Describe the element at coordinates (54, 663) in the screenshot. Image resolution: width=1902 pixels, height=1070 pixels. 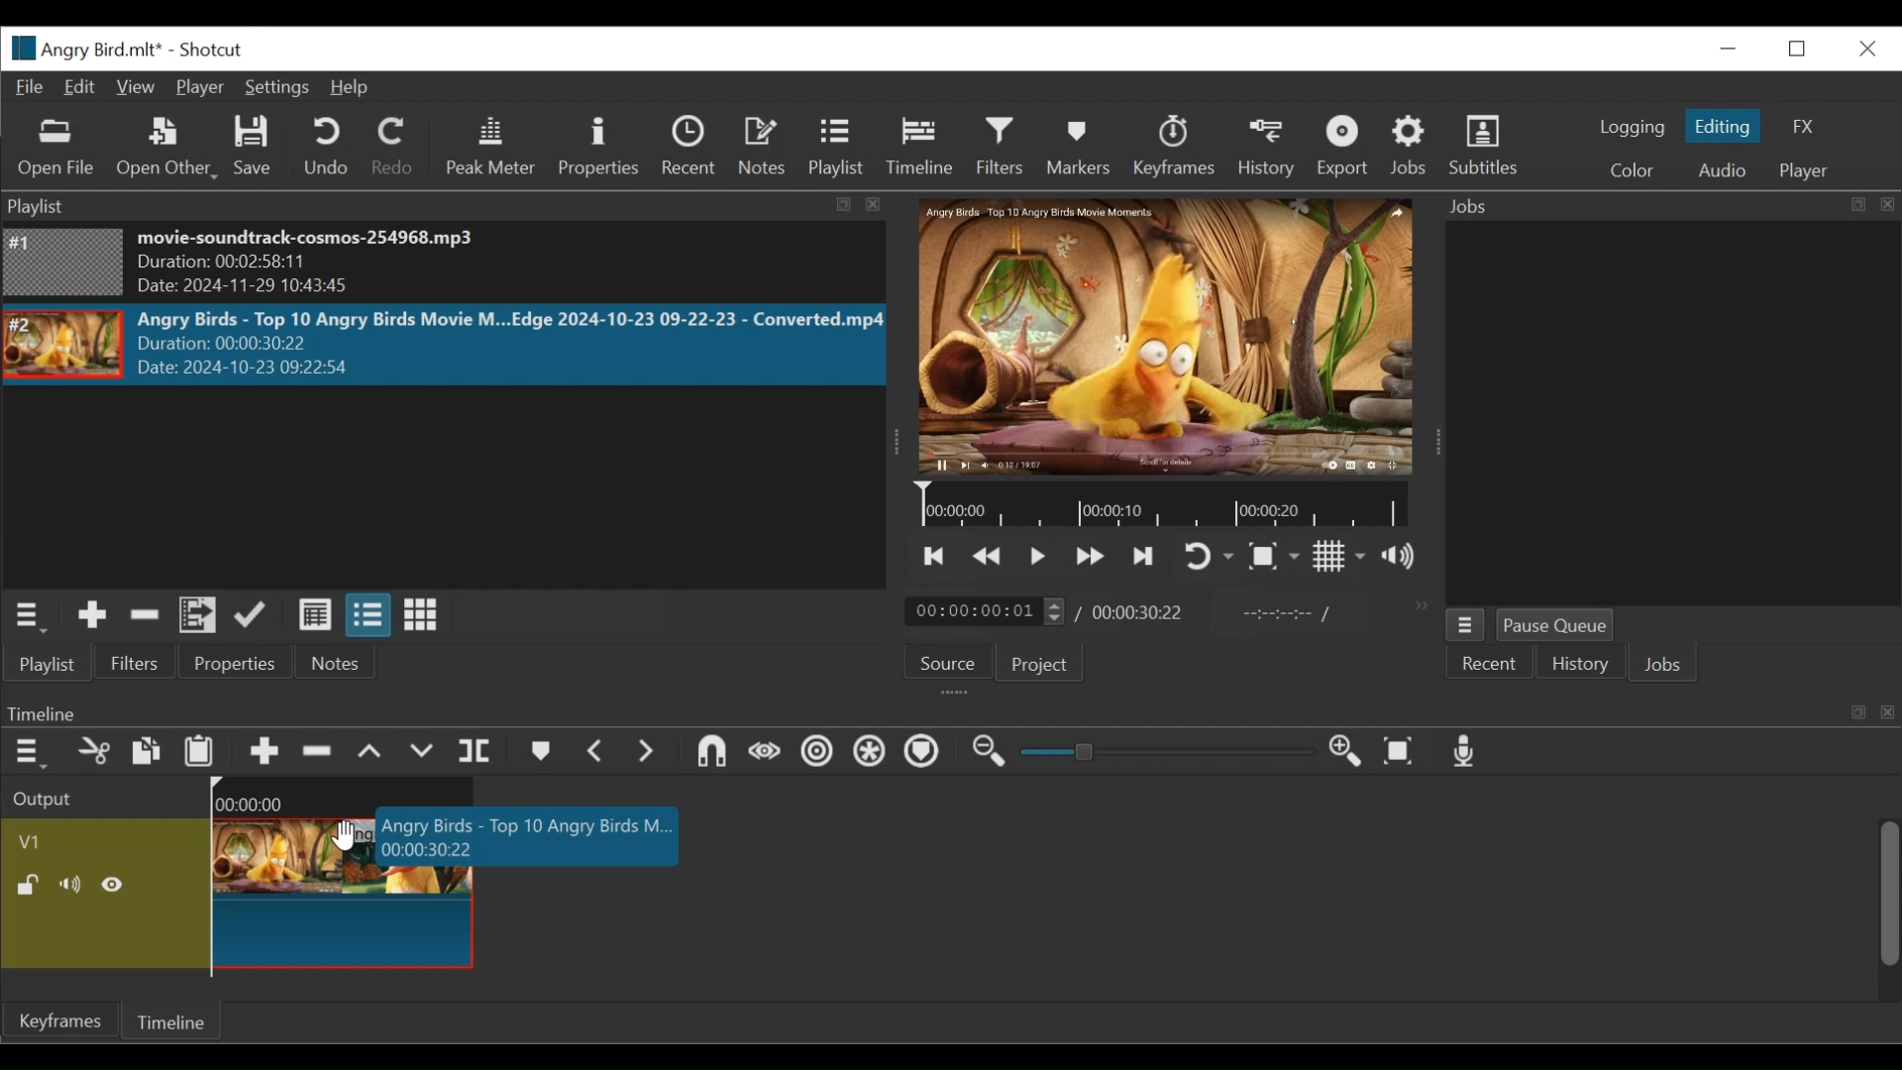
I see `Playlist` at that location.